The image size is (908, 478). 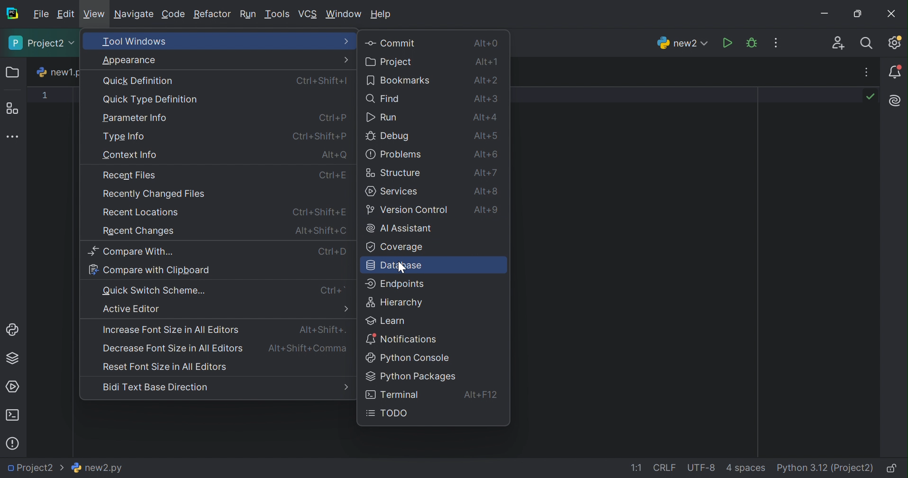 I want to click on Increase font size in all editors., so click(x=171, y=329).